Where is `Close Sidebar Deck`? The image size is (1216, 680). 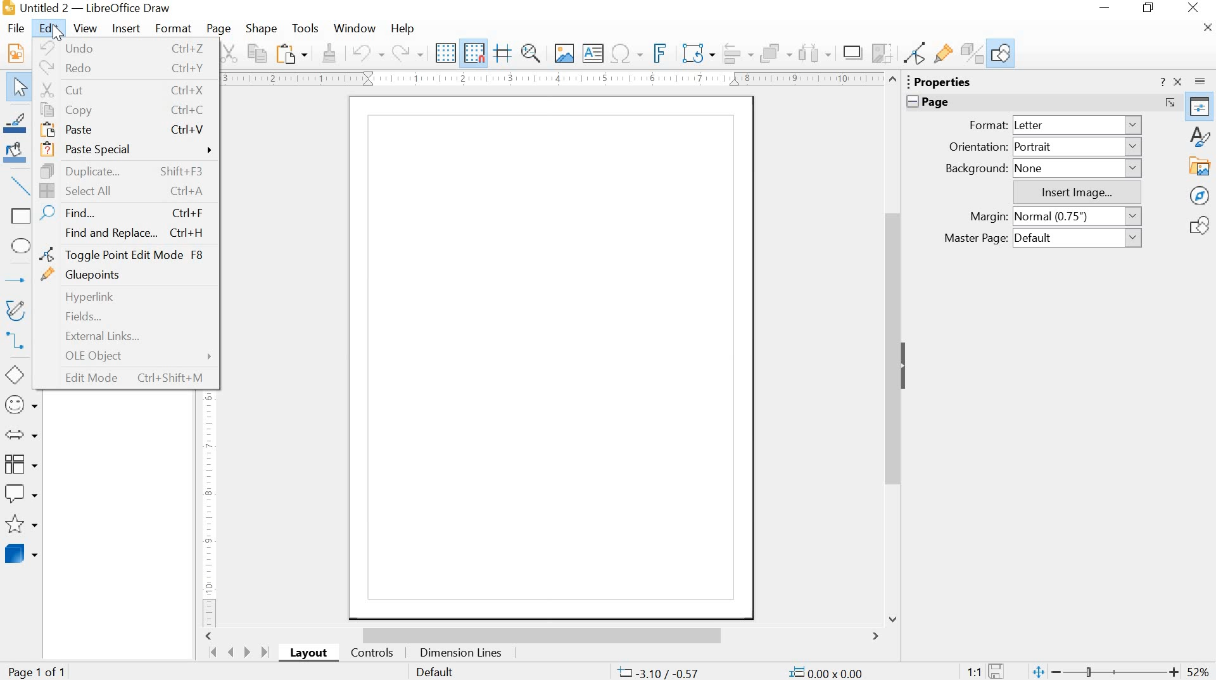
Close Sidebar Deck is located at coordinates (1181, 80).